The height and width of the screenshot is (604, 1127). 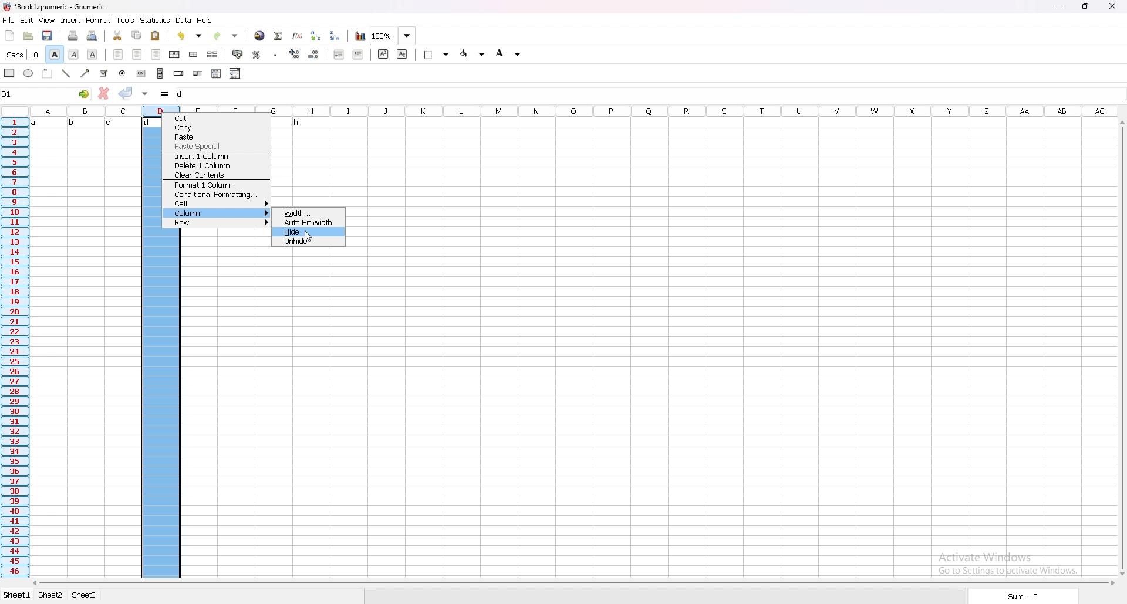 What do you see at coordinates (157, 54) in the screenshot?
I see `right align` at bounding box center [157, 54].